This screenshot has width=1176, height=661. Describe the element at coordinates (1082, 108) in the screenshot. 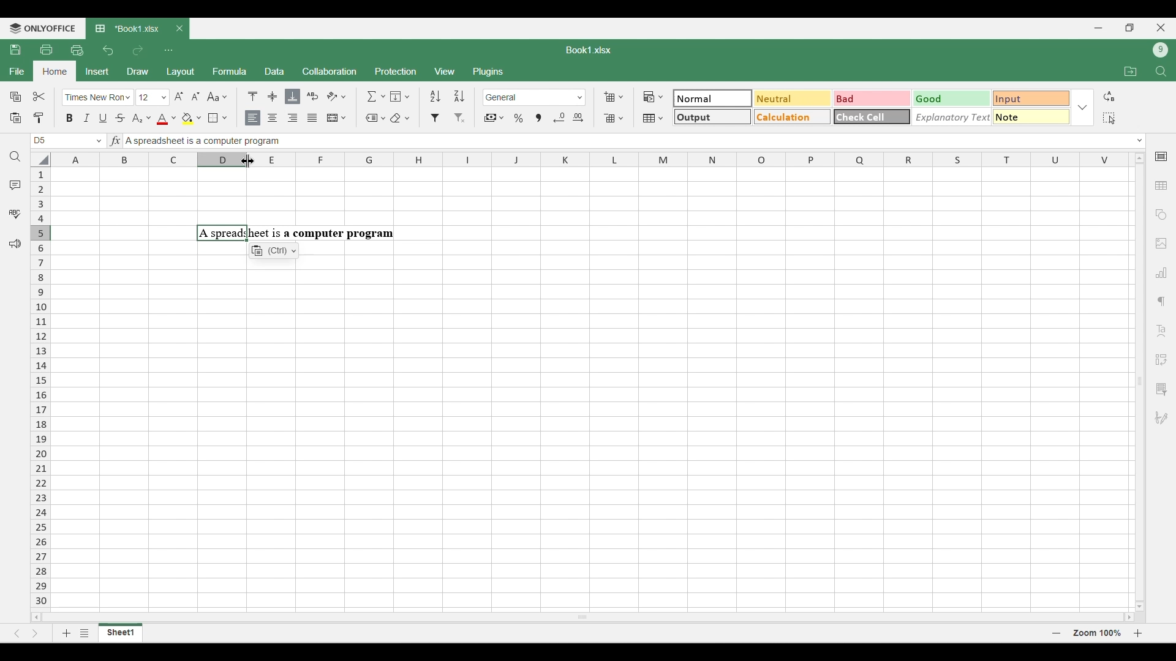

I see `Expand/Collapse` at that location.